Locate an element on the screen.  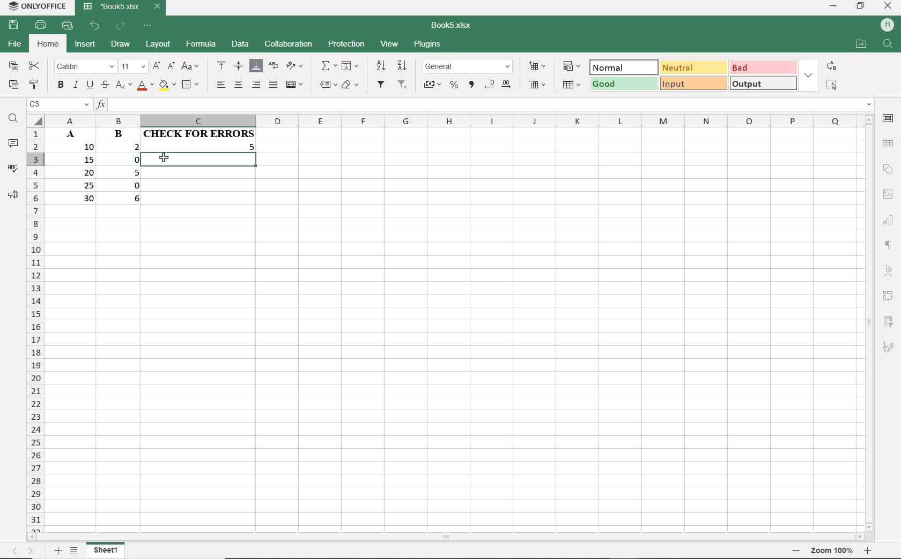
INSERT is located at coordinates (84, 44).